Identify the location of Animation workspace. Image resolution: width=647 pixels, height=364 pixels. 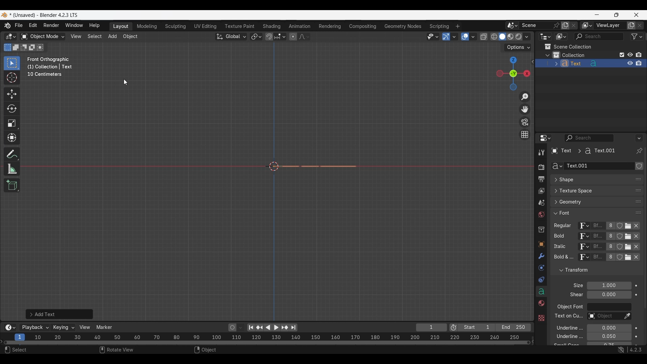
(300, 27).